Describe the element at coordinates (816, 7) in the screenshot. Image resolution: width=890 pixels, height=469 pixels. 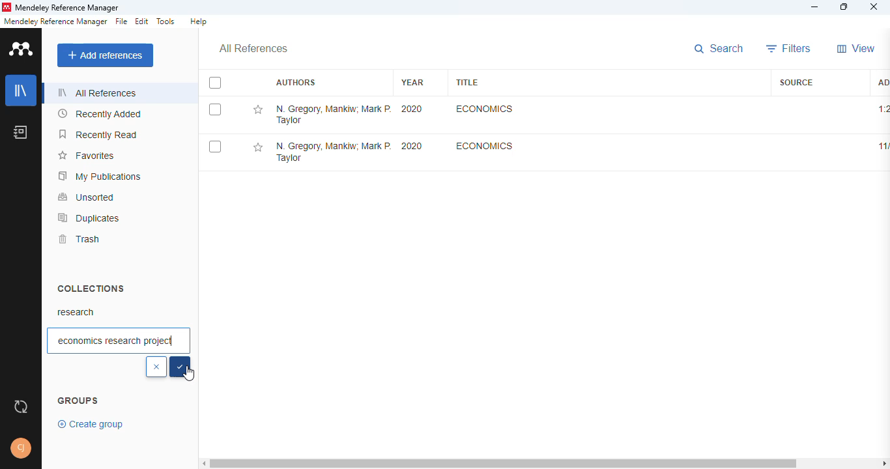
I see `minimize` at that location.